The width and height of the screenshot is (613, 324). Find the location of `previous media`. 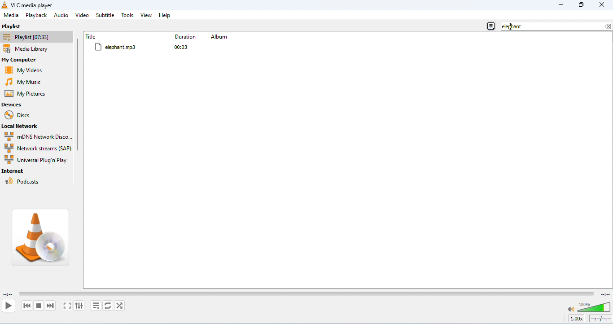

previous media is located at coordinates (27, 306).